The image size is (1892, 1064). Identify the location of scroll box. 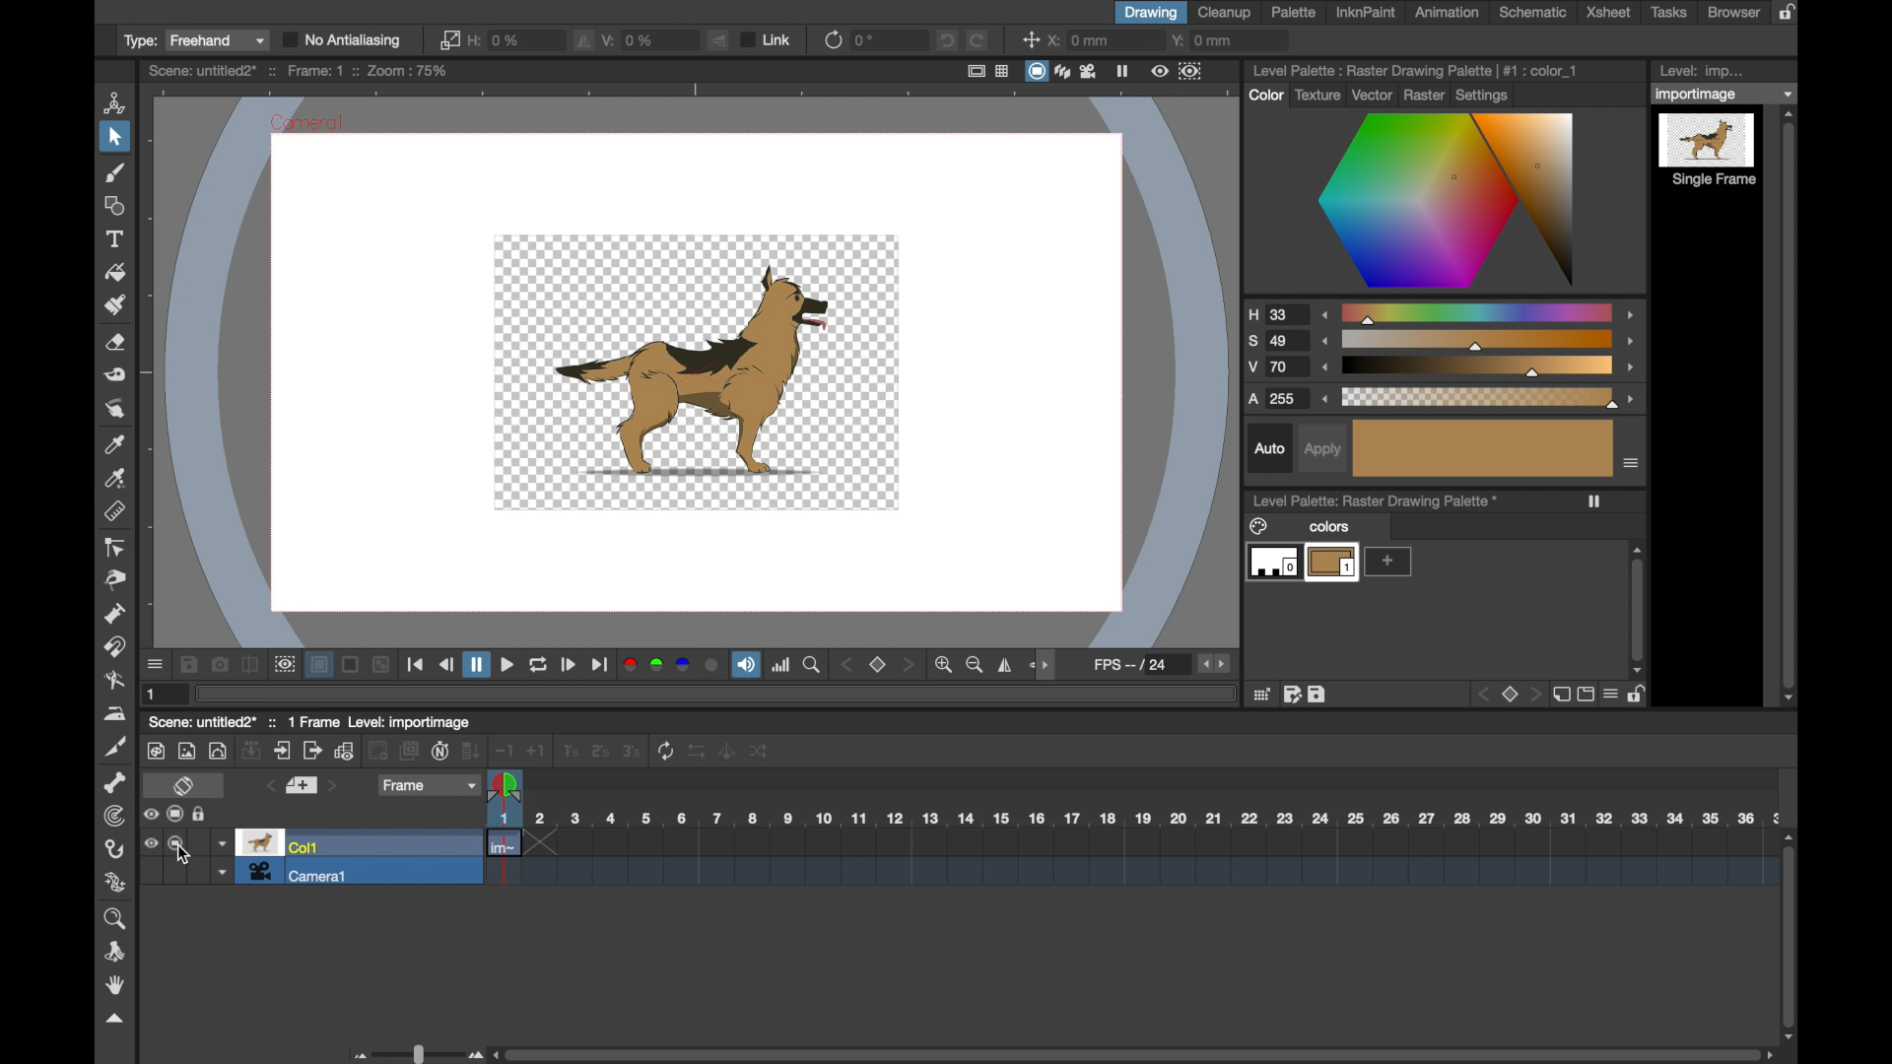
(1638, 610).